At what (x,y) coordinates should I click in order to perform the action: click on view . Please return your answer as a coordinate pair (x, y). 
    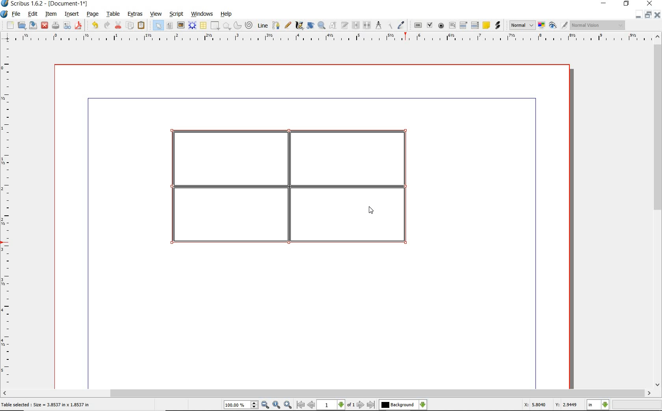
    Looking at the image, I should click on (157, 14).